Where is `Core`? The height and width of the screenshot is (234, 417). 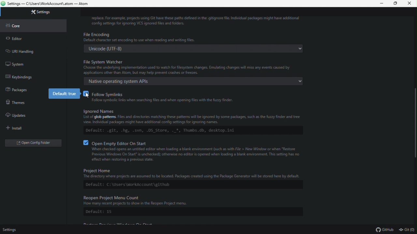
Core is located at coordinates (34, 25).